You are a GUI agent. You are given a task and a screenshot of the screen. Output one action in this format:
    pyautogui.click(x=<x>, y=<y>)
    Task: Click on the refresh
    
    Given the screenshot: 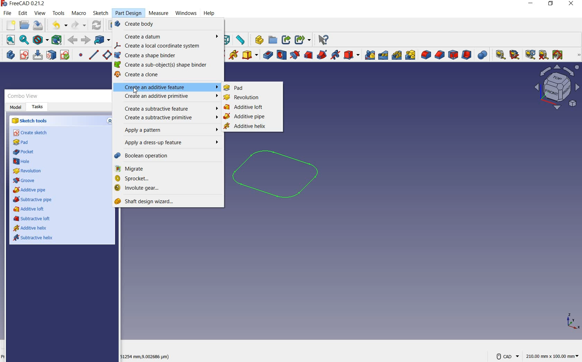 What is the action you would take?
    pyautogui.click(x=97, y=25)
    